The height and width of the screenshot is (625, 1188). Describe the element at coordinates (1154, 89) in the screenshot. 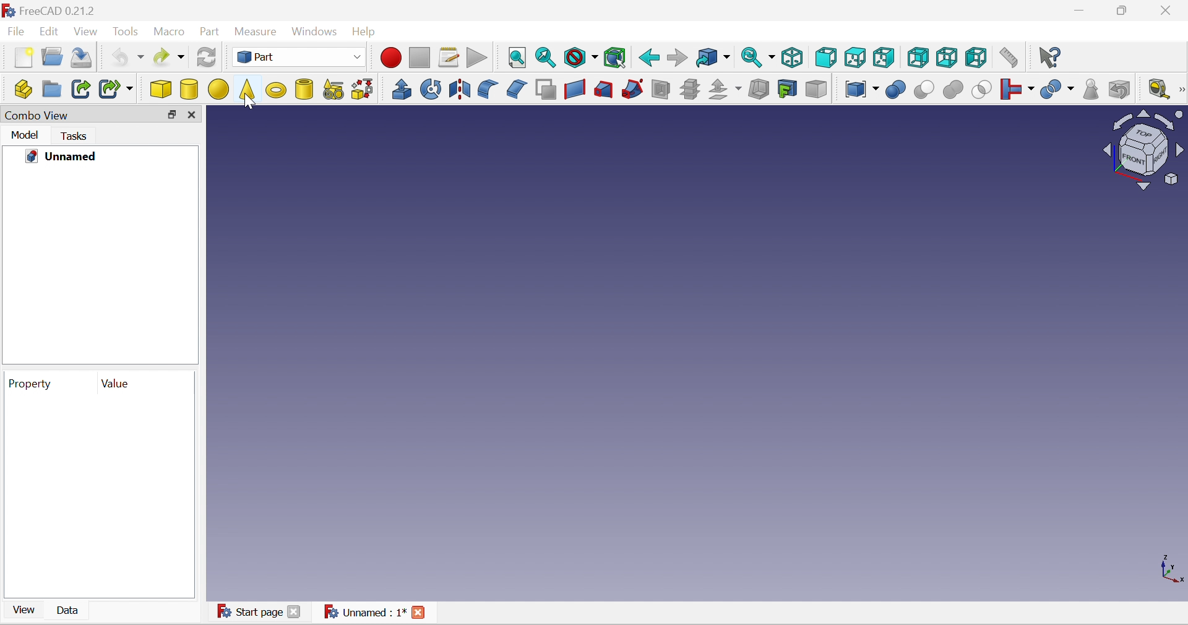

I see `Measure liner` at that location.